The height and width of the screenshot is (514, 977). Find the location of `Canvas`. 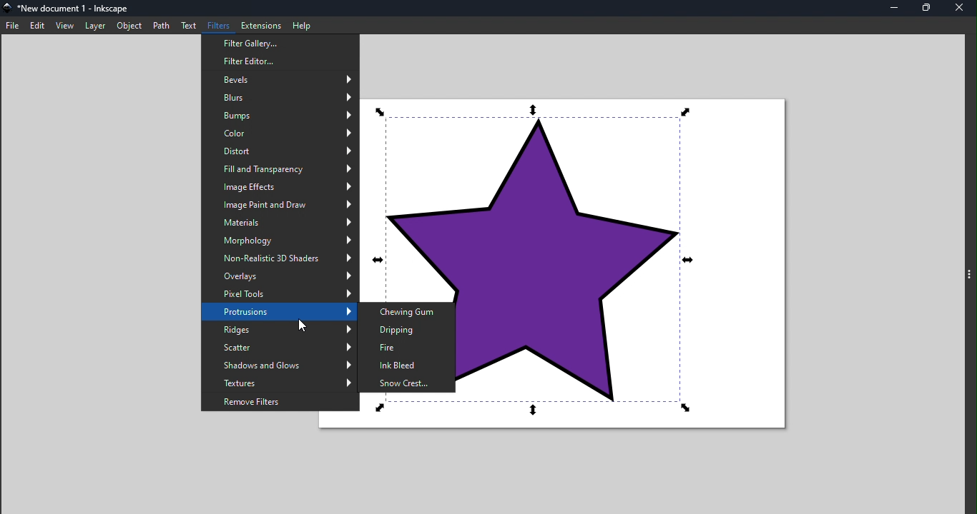

Canvas is located at coordinates (634, 269).